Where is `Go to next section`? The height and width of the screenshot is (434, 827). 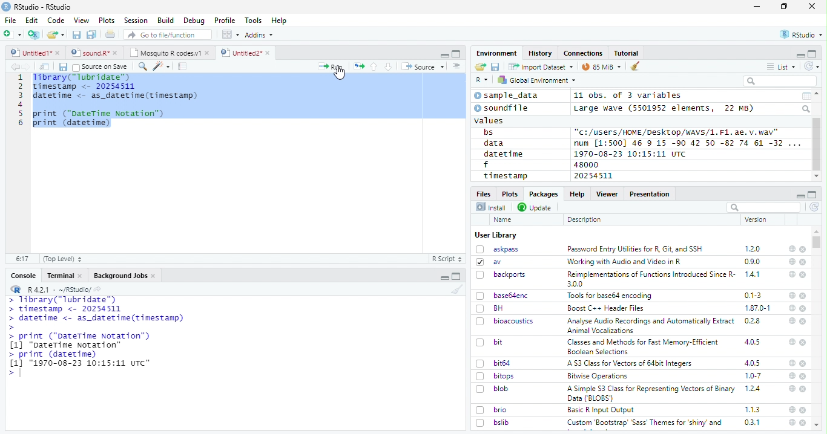 Go to next section is located at coordinates (390, 66).